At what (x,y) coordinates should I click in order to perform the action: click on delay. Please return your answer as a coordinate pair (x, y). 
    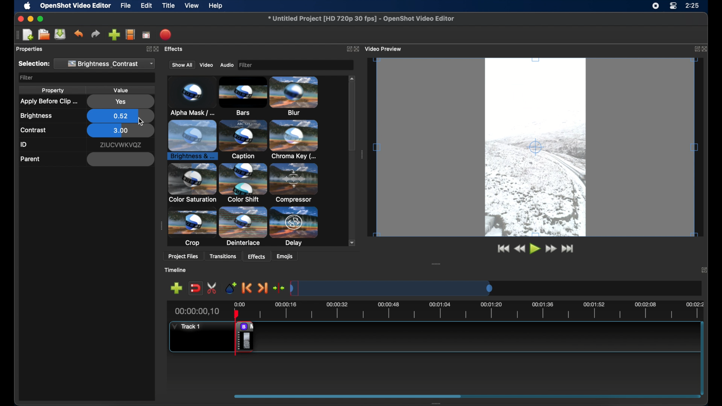
    Looking at the image, I should click on (295, 183).